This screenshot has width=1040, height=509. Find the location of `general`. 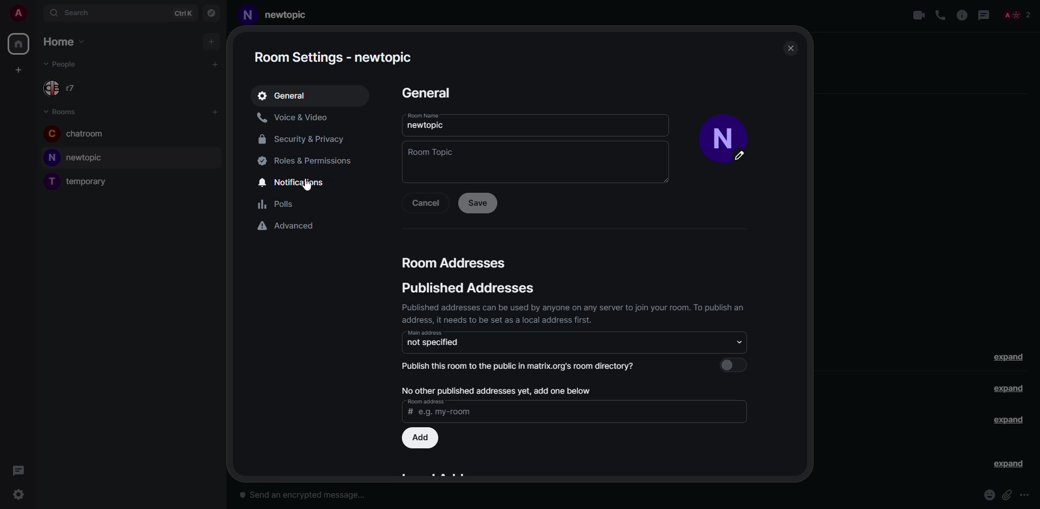

general is located at coordinates (432, 94).